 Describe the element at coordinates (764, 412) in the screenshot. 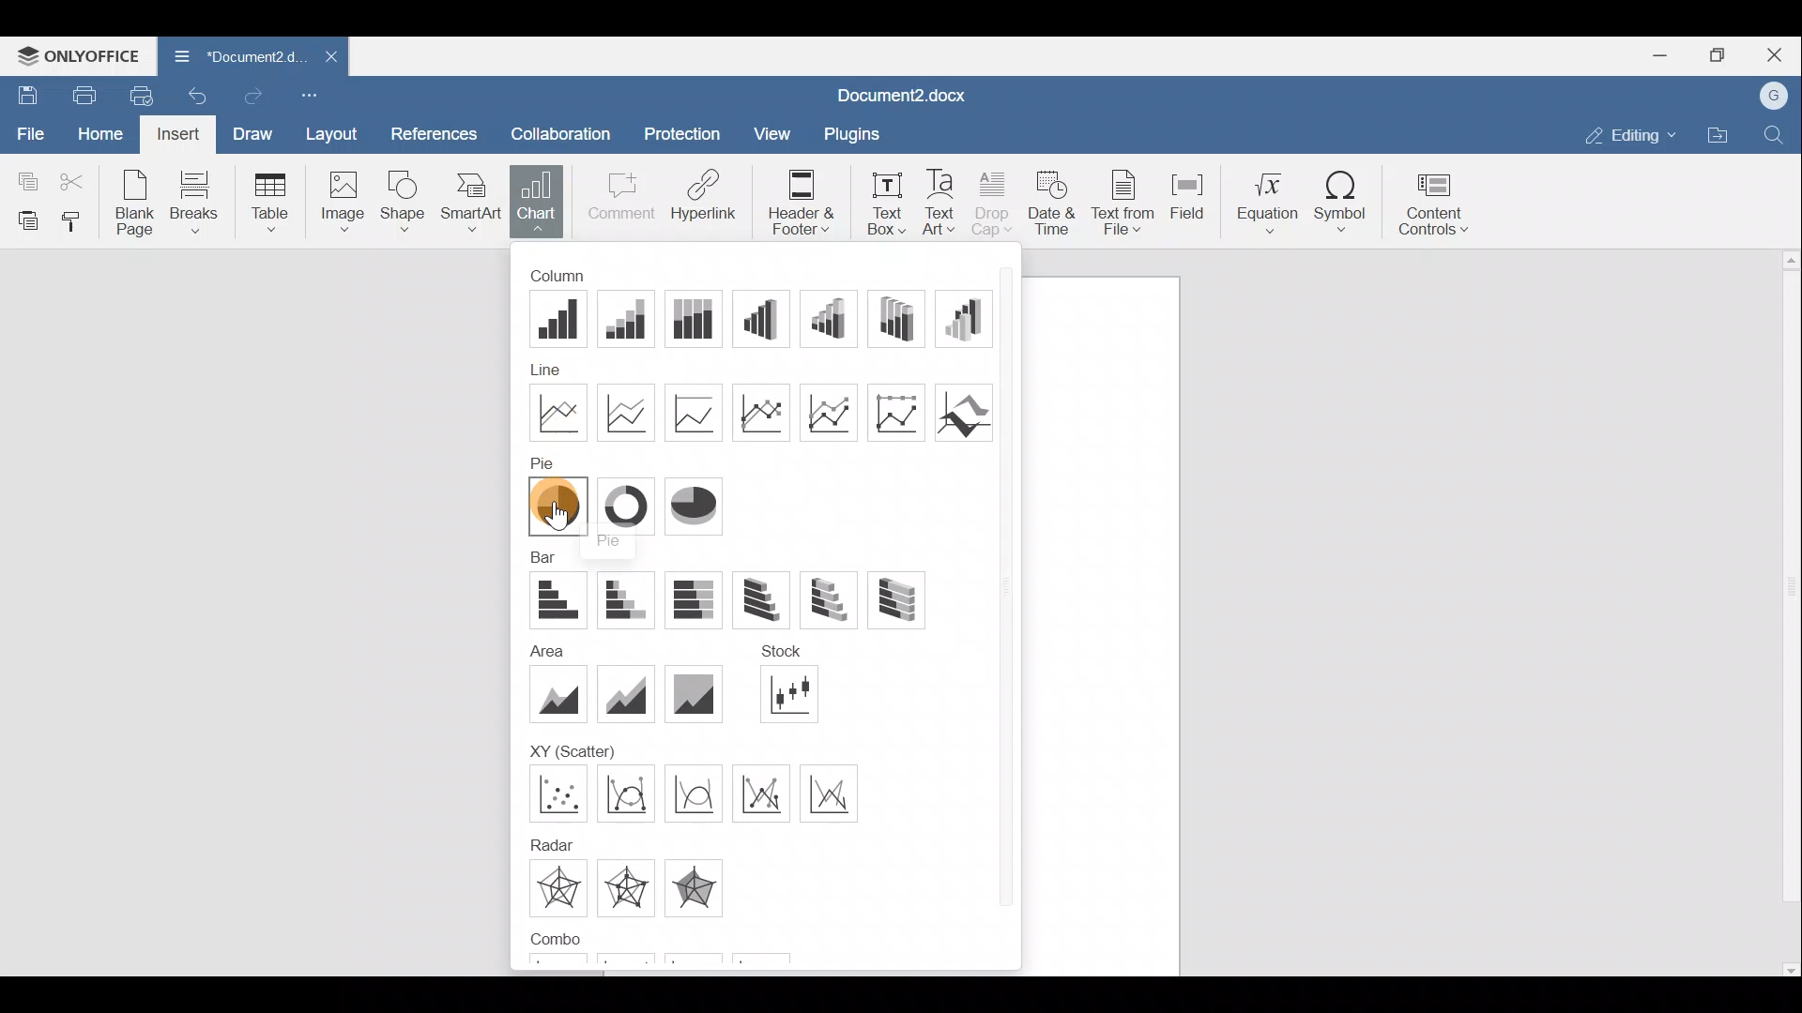

I see `Line with markers` at that location.